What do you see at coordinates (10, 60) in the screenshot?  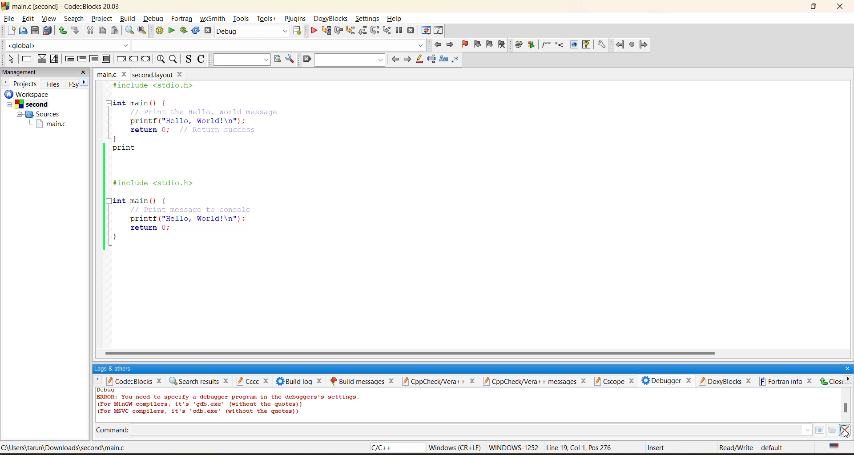 I see `select` at bounding box center [10, 60].